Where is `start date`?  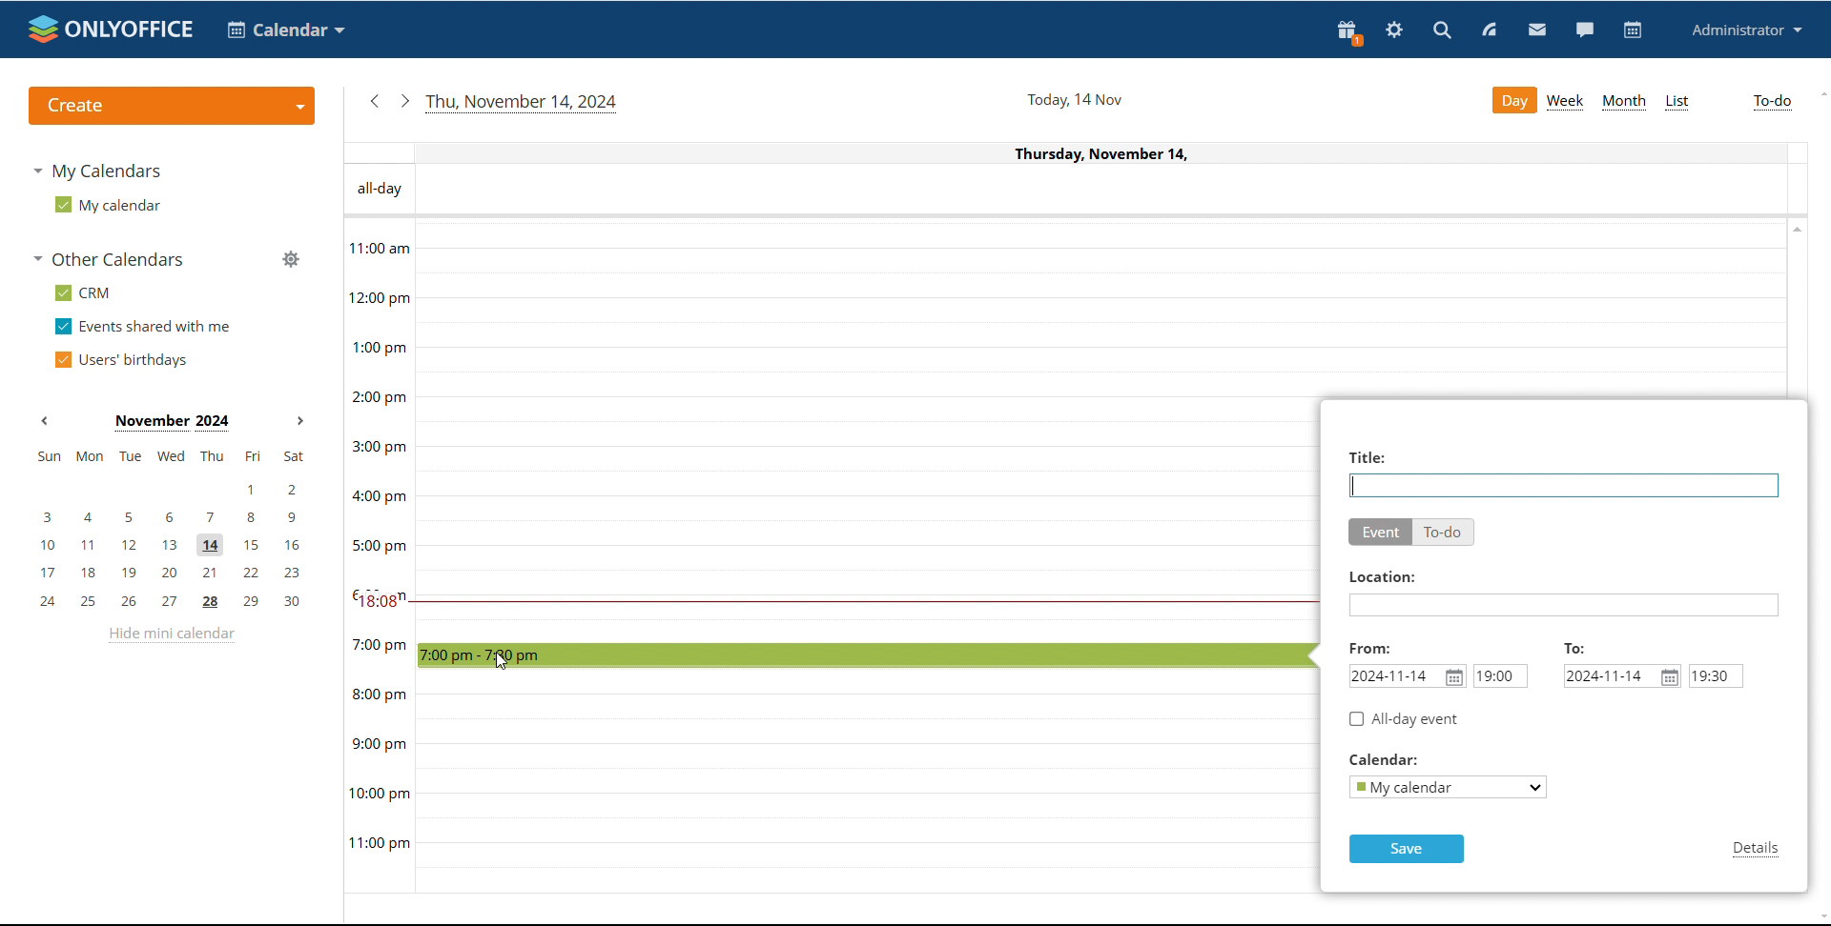
start date is located at coordinates (1407, 676).